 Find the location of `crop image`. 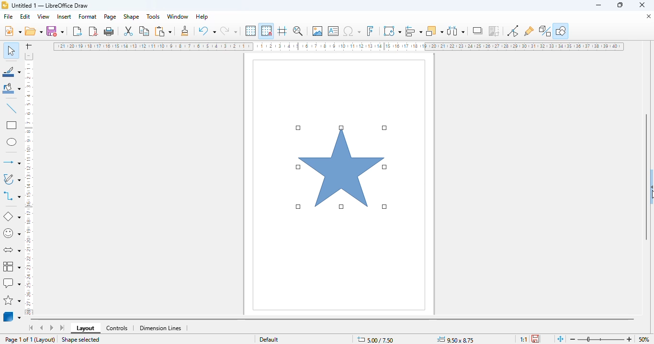

crop image is located at coordinates (494, 31).